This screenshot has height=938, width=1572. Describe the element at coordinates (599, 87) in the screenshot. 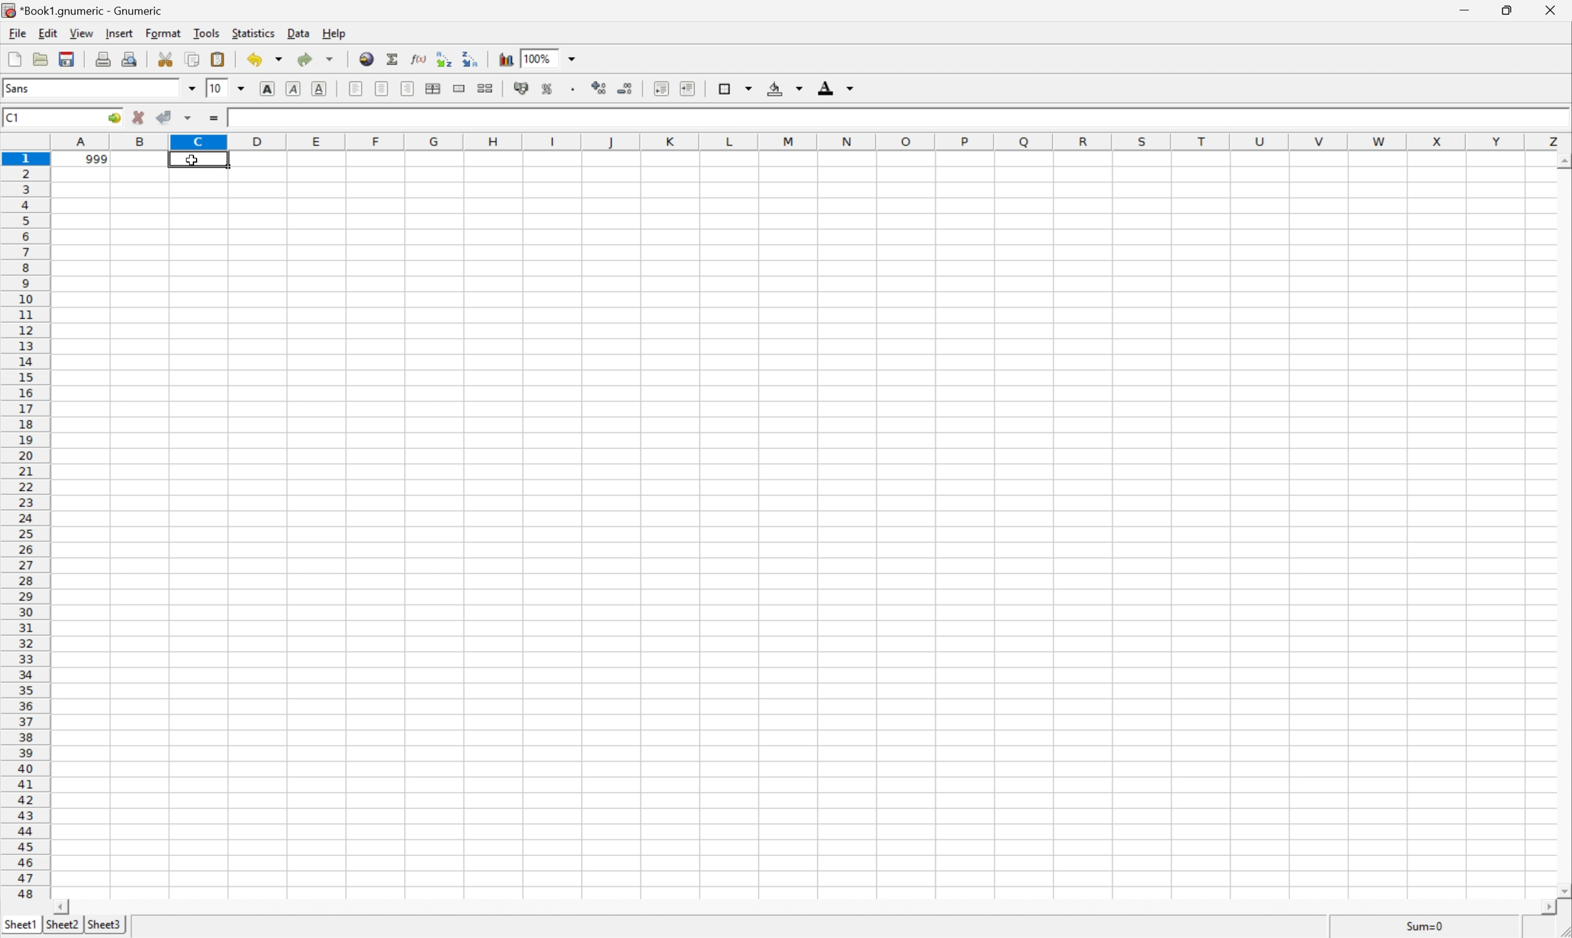

I see `increase number of decimals displayed` at that location.